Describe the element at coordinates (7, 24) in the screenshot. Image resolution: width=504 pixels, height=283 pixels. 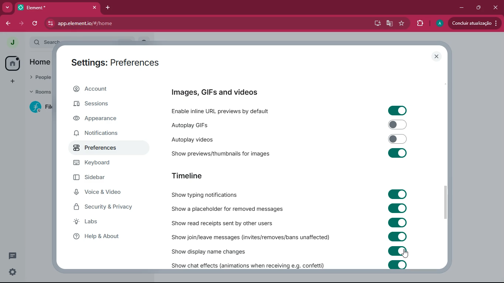
I see `back` at that location.